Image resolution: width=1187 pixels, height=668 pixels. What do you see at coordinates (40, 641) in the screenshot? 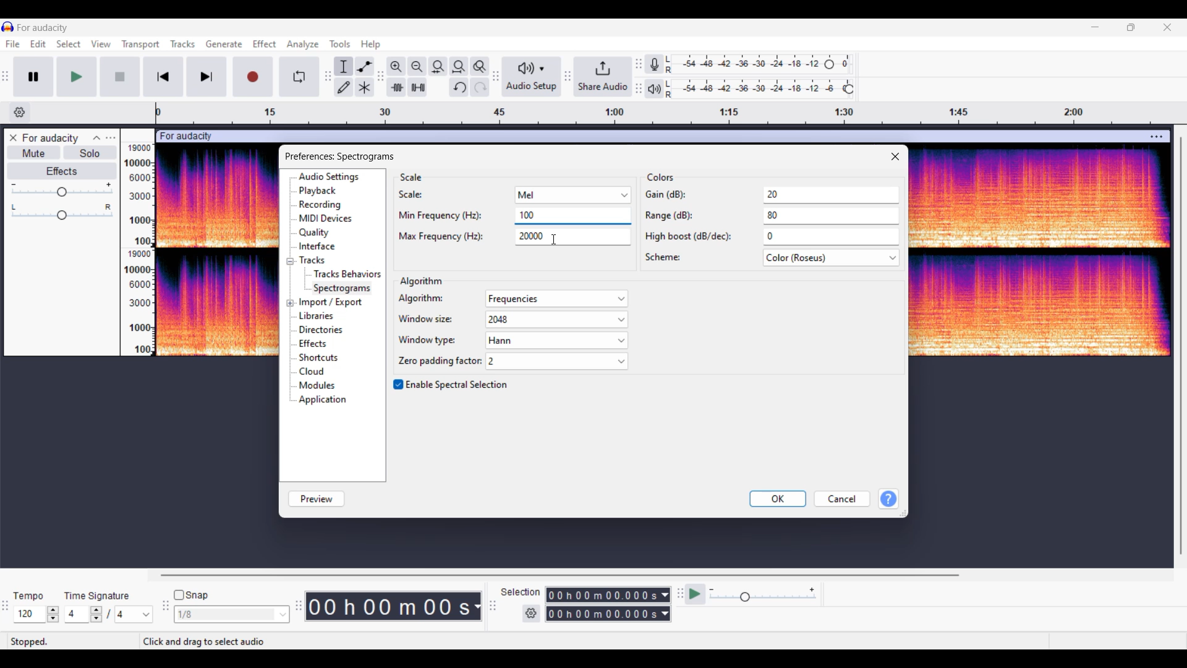
I see `stopped` at bounding box center [40, 641].